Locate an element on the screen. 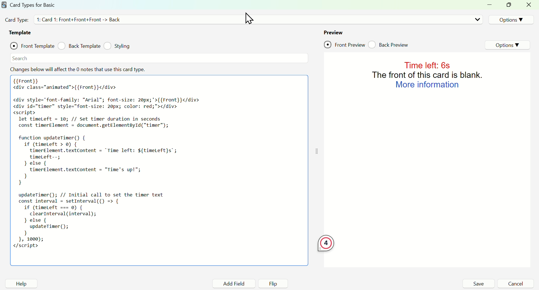  help is located at coordinates (21, 284).